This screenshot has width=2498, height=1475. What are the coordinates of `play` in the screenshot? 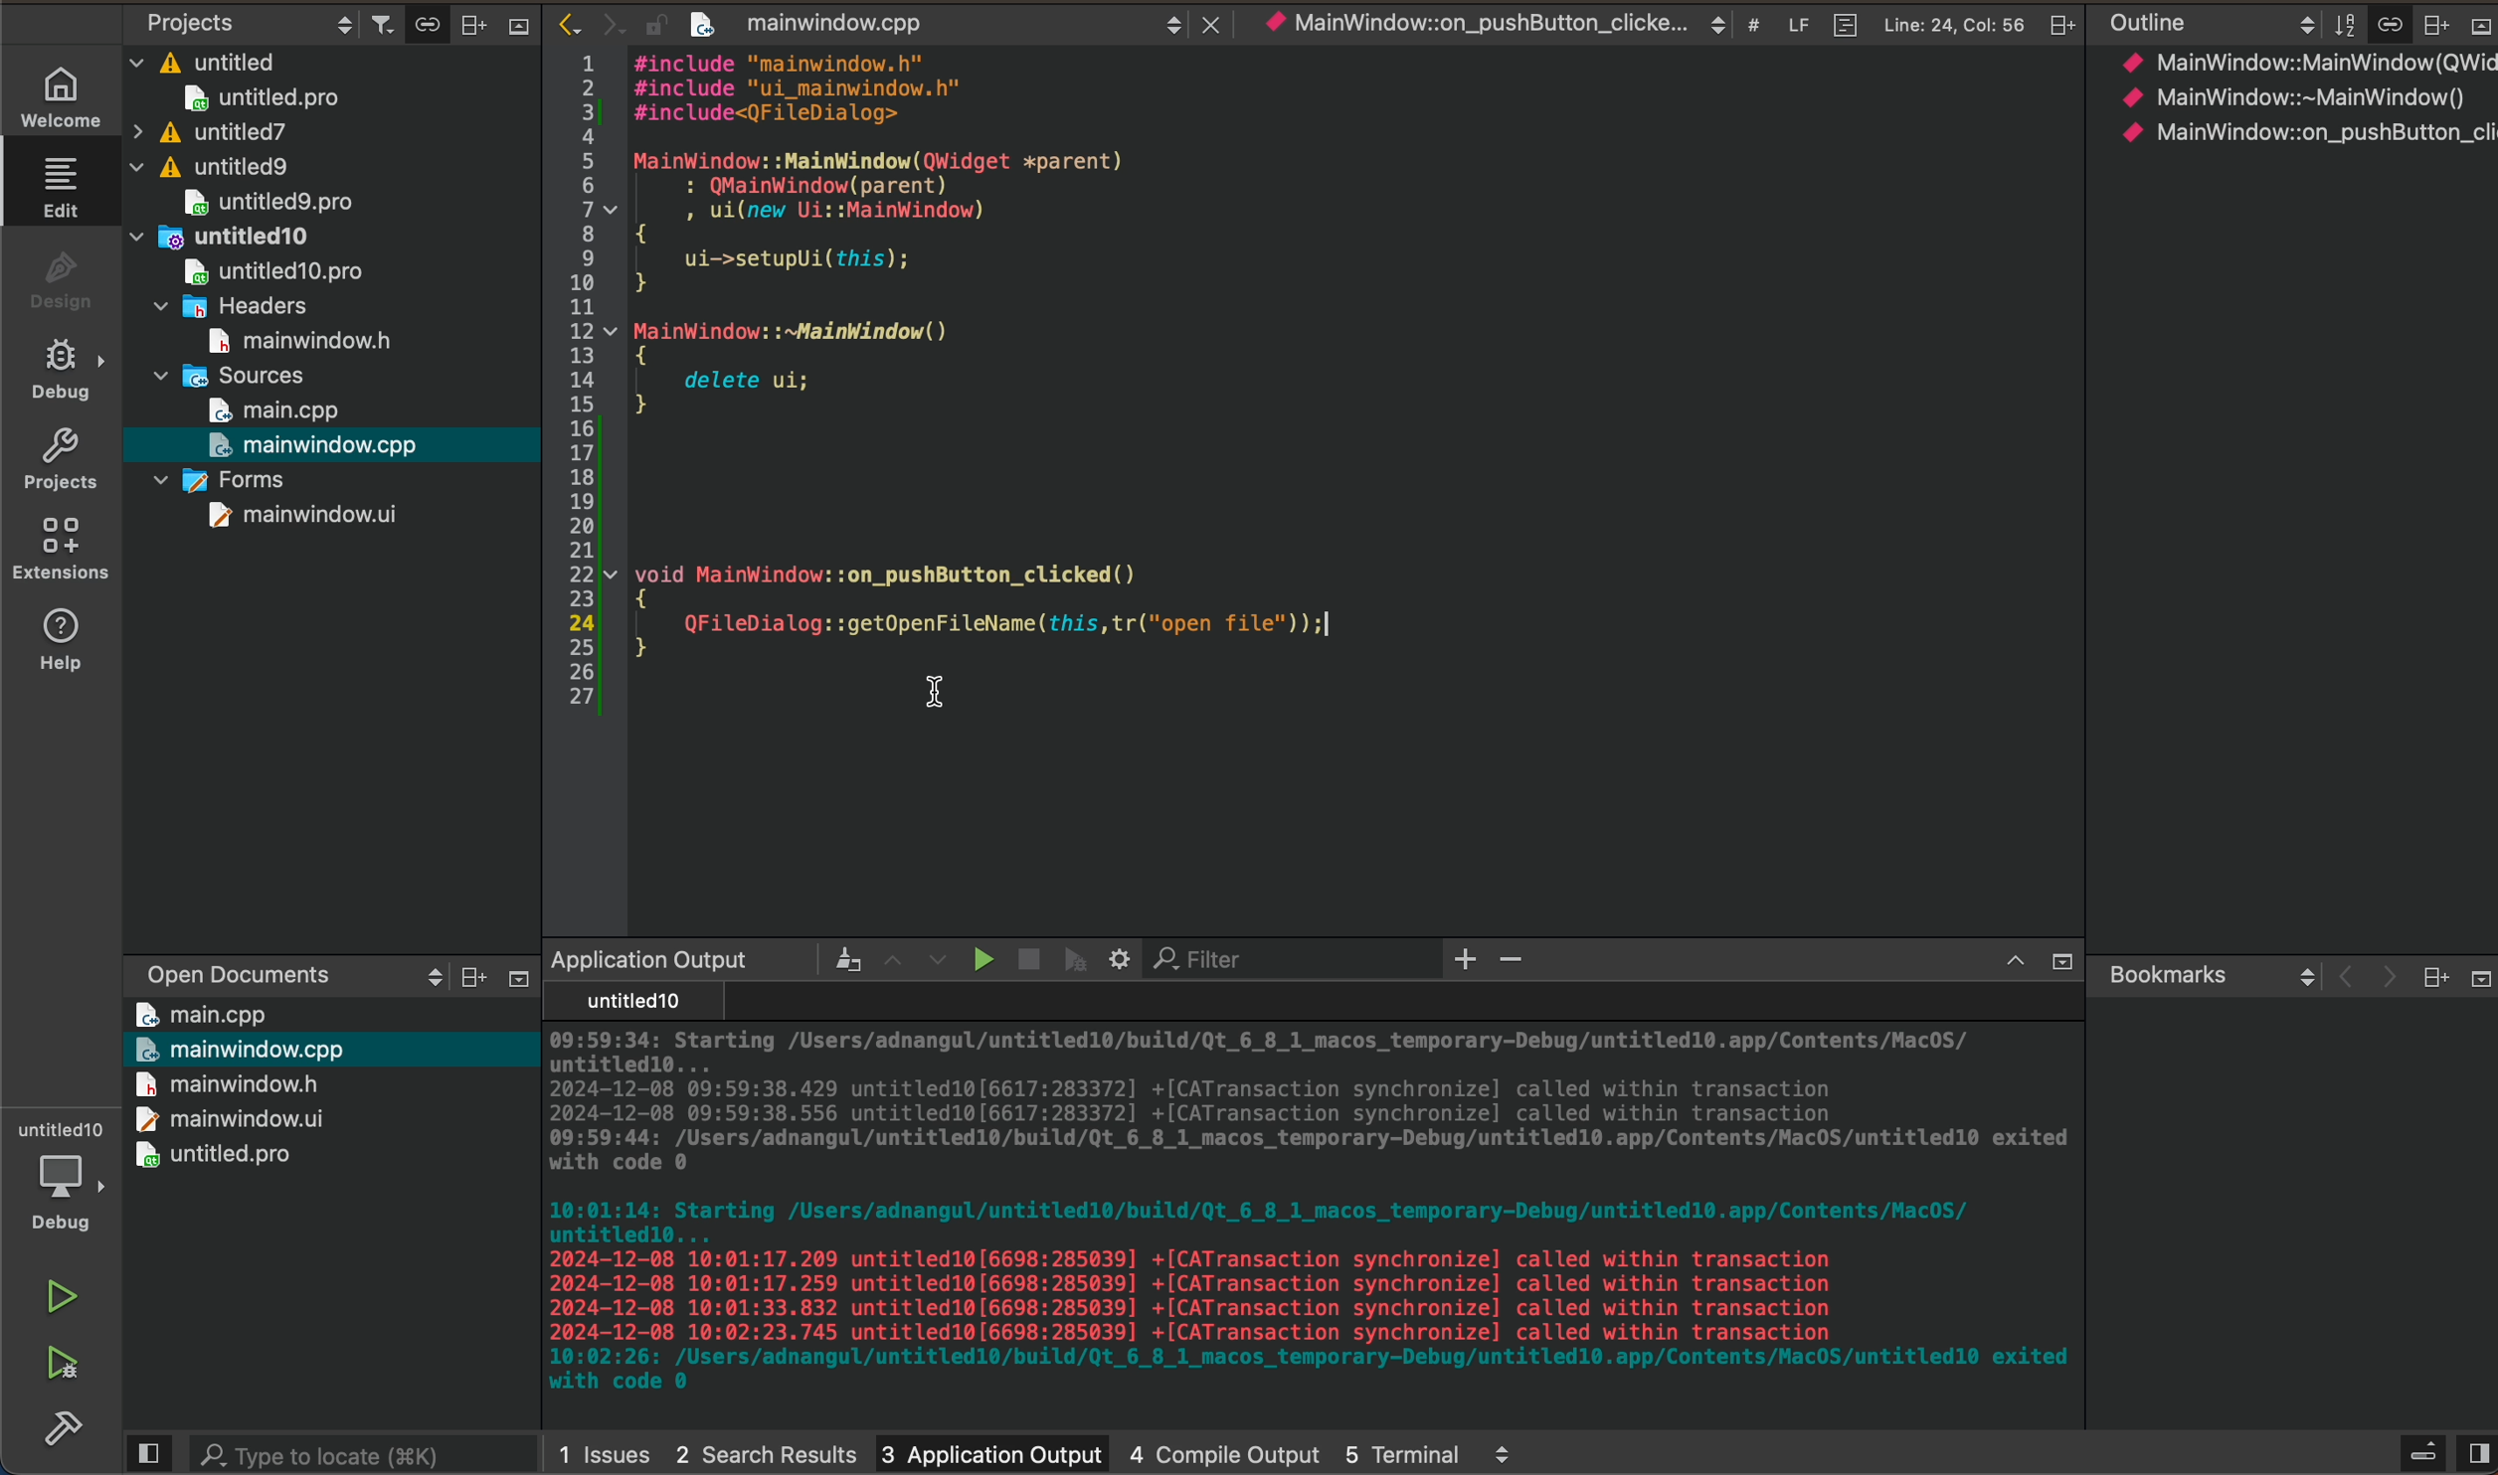 It's located at (977, 958).